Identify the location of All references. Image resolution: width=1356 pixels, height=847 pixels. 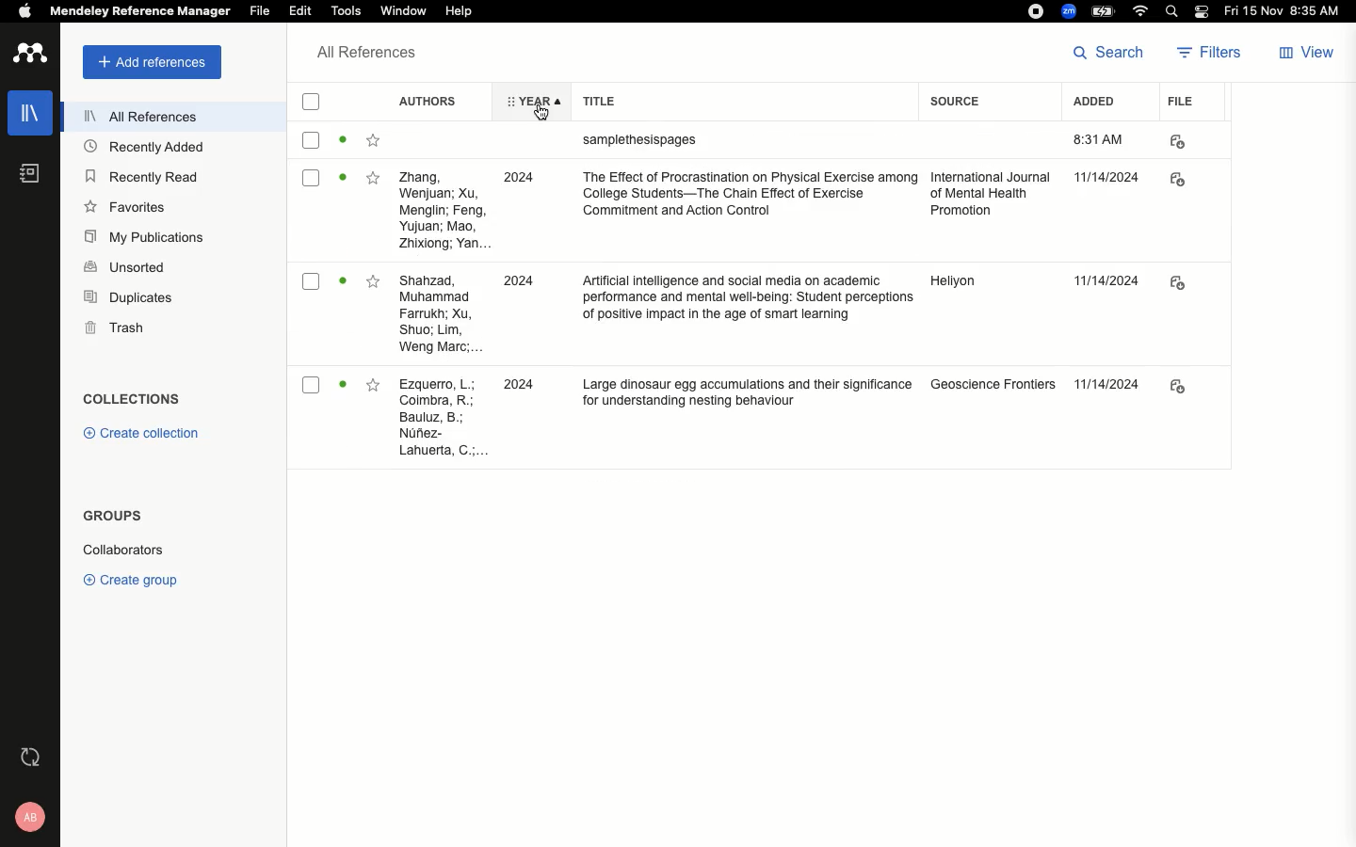
(359, 52).